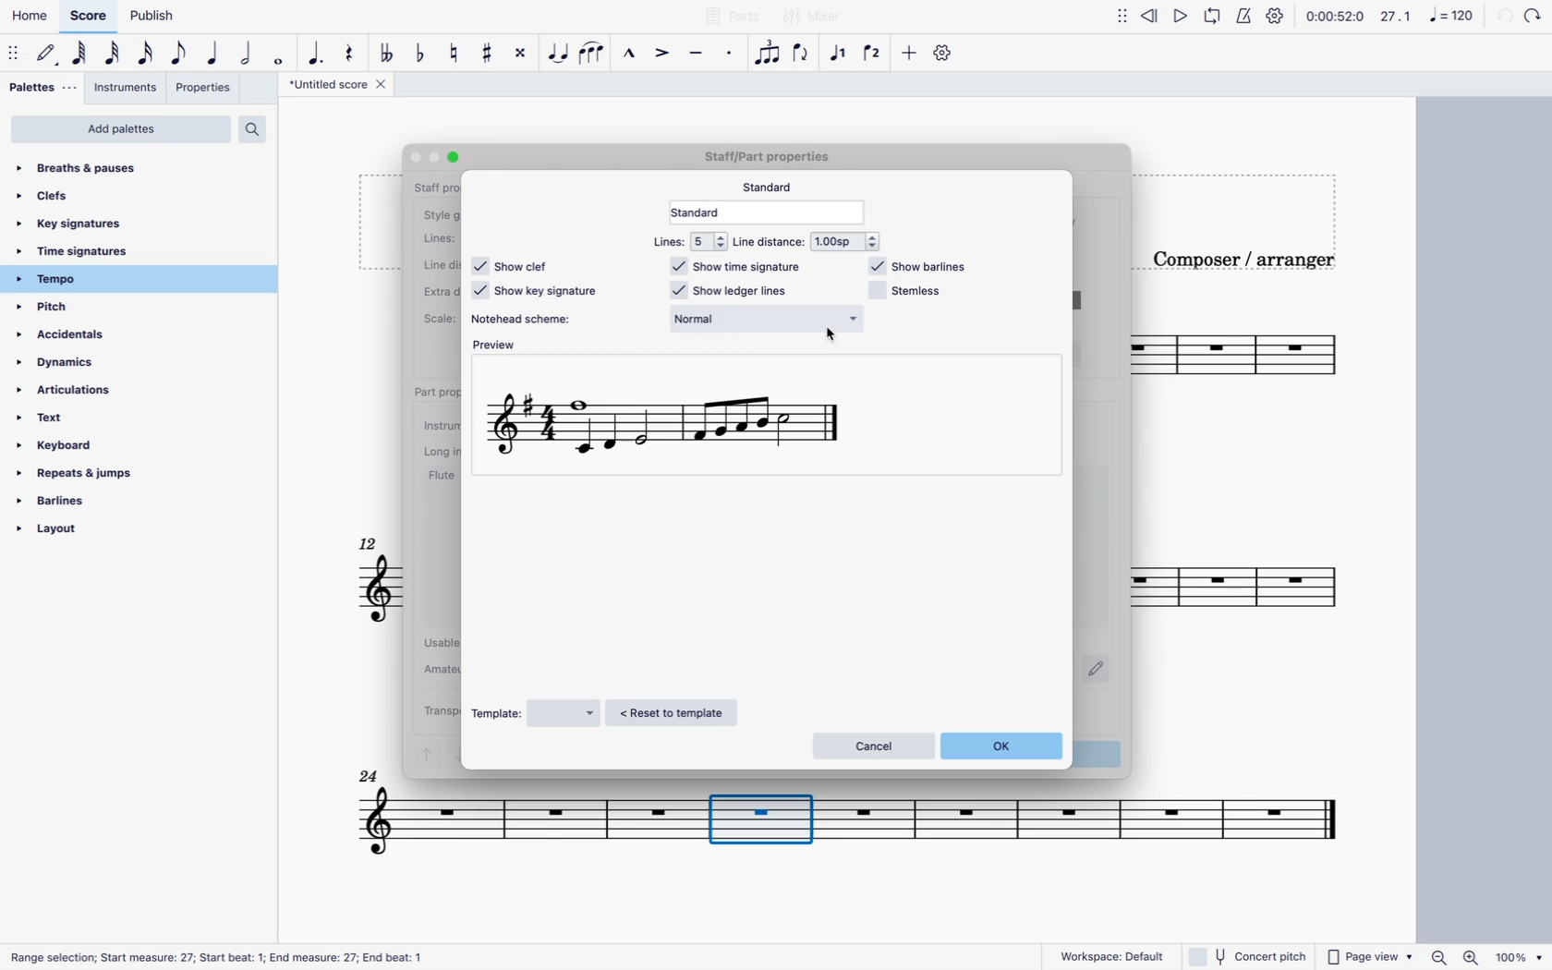 Image resolution: width=1552 pixels, height=970 pixels. I want to click on tenuto, so click(698, 50).